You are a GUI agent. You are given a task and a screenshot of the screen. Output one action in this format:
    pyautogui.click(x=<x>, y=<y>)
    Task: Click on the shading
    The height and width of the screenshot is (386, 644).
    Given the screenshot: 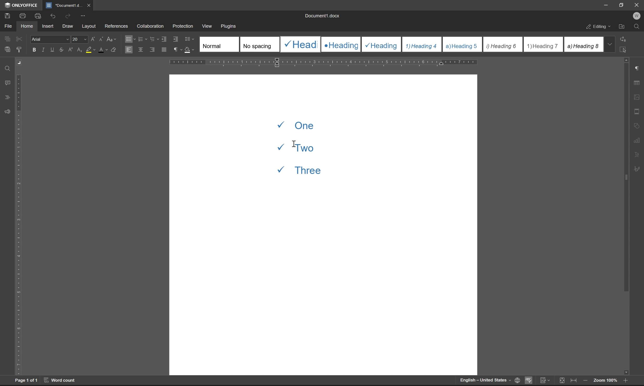 What is the action you would take?
    pyautogui.click(x=188, y=49)
    